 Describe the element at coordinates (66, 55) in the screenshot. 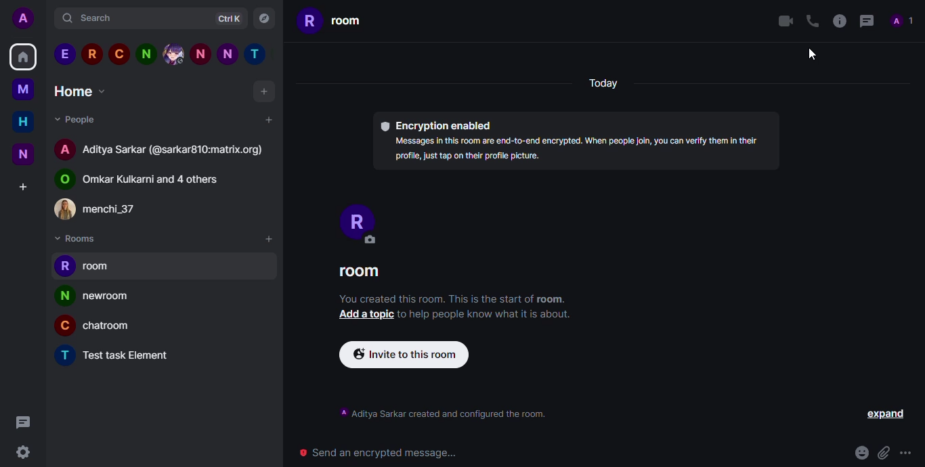

I see `contact shortcut` at that location.